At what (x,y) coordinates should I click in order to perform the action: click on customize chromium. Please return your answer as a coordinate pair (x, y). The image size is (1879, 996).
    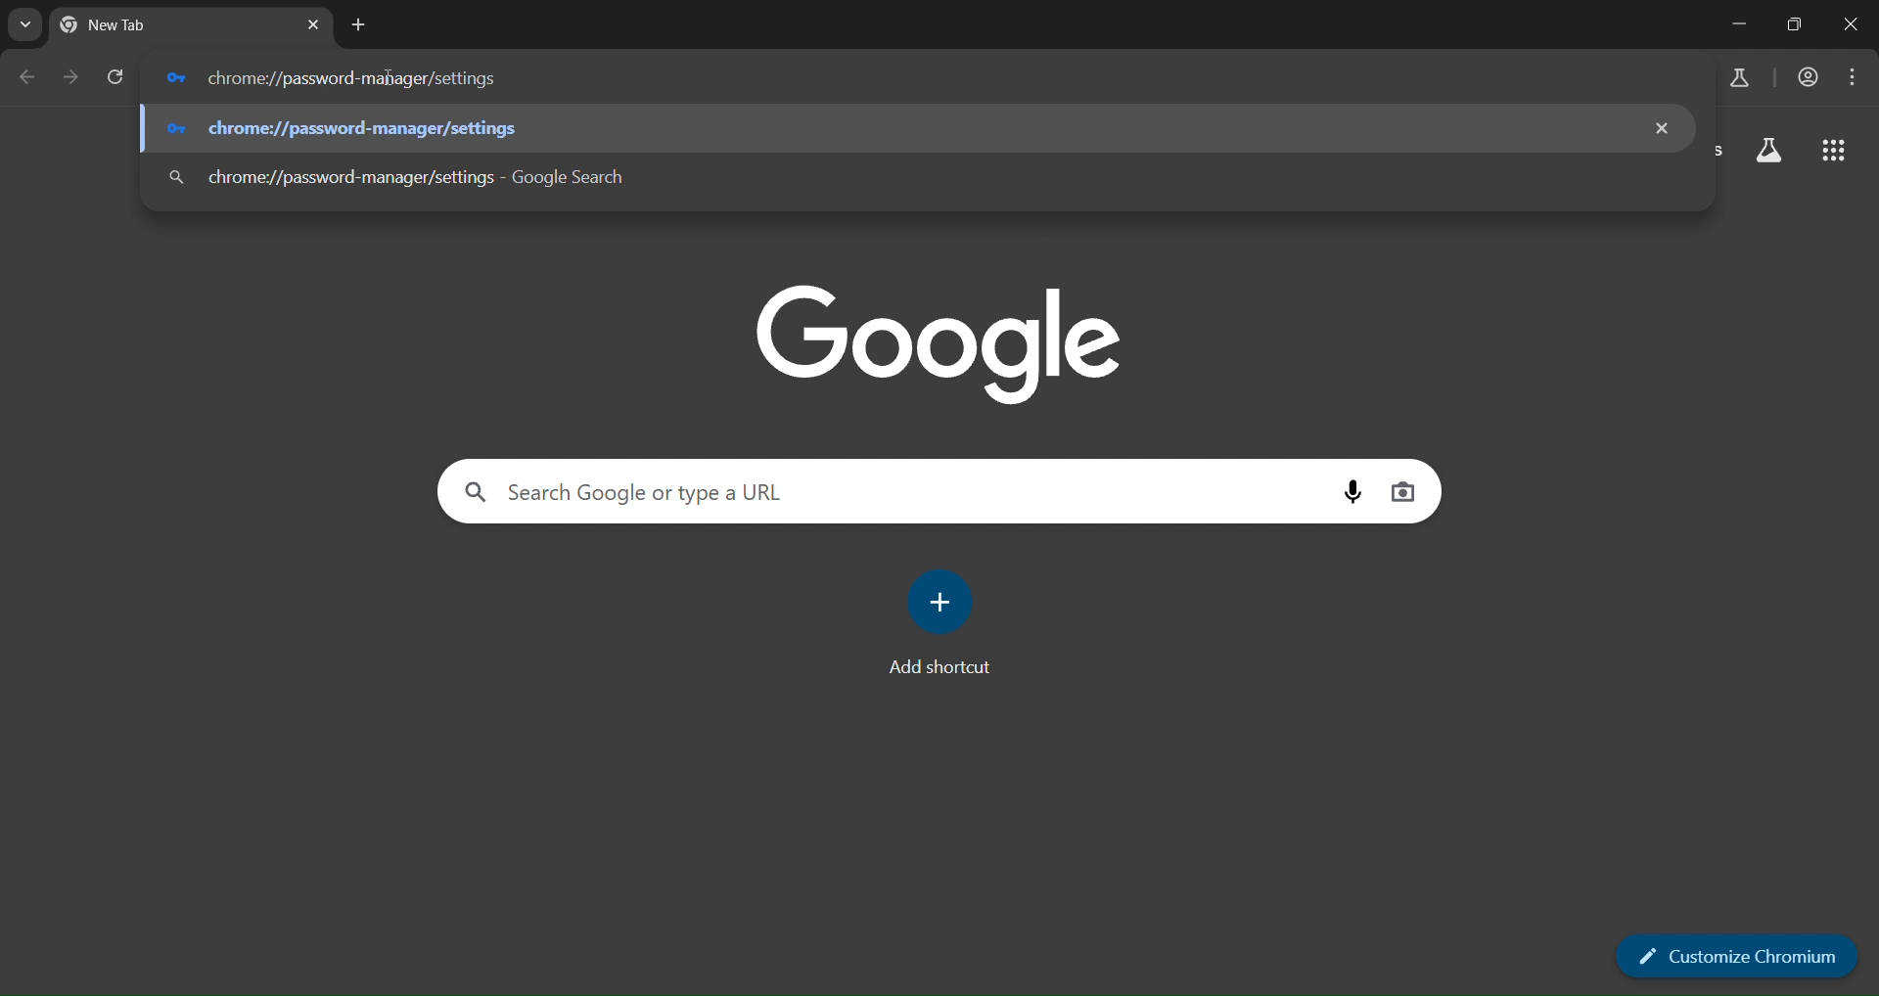
    Looking at the image, I should click on (1731, 955).